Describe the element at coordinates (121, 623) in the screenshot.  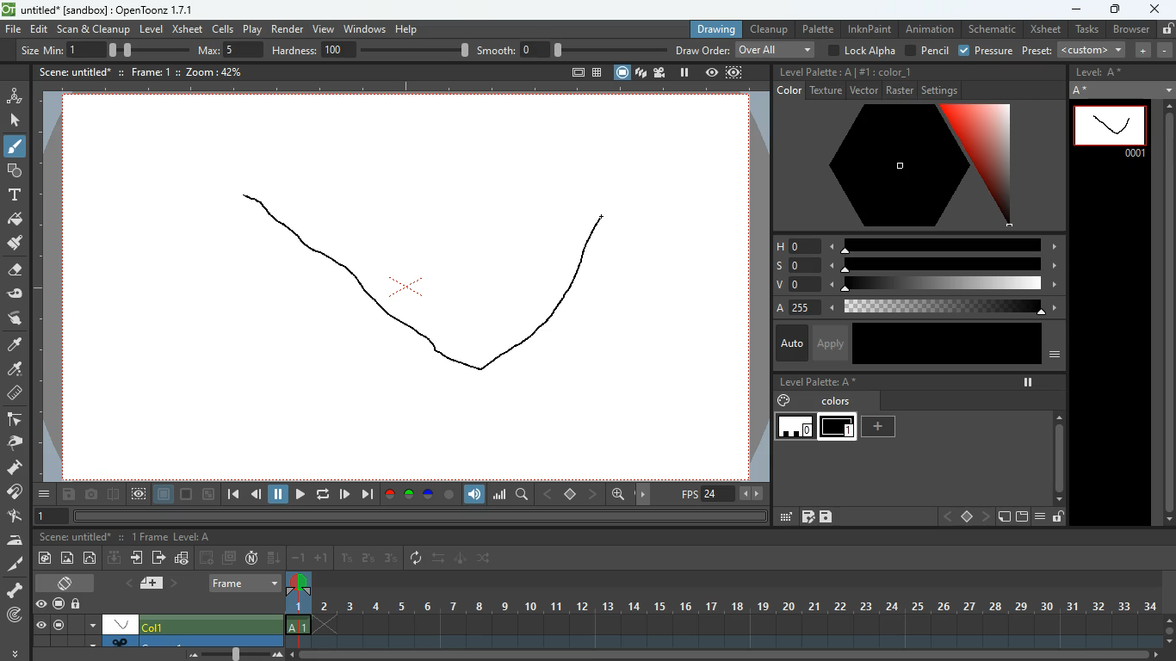
I see `display` at that location.